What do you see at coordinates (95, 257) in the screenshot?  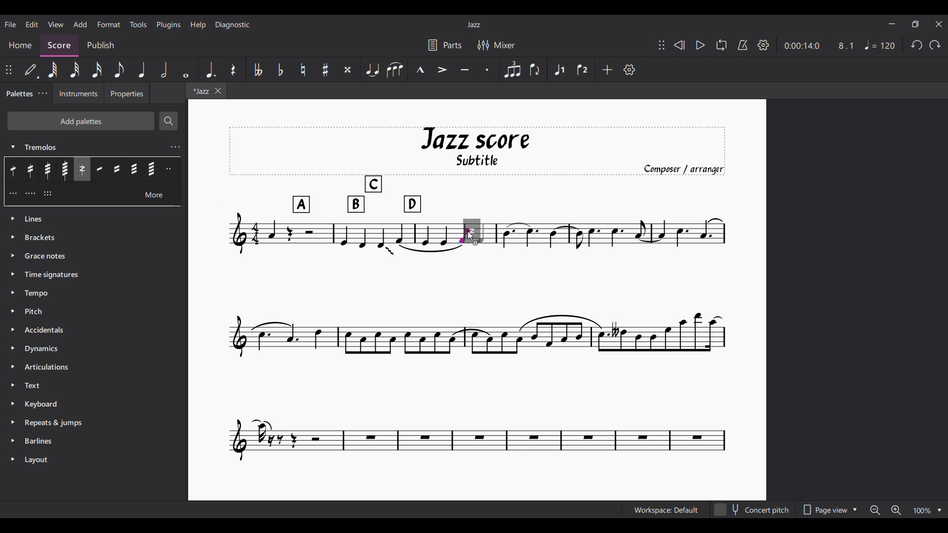 I see `Grace notes` at bounding box center [95, 257].